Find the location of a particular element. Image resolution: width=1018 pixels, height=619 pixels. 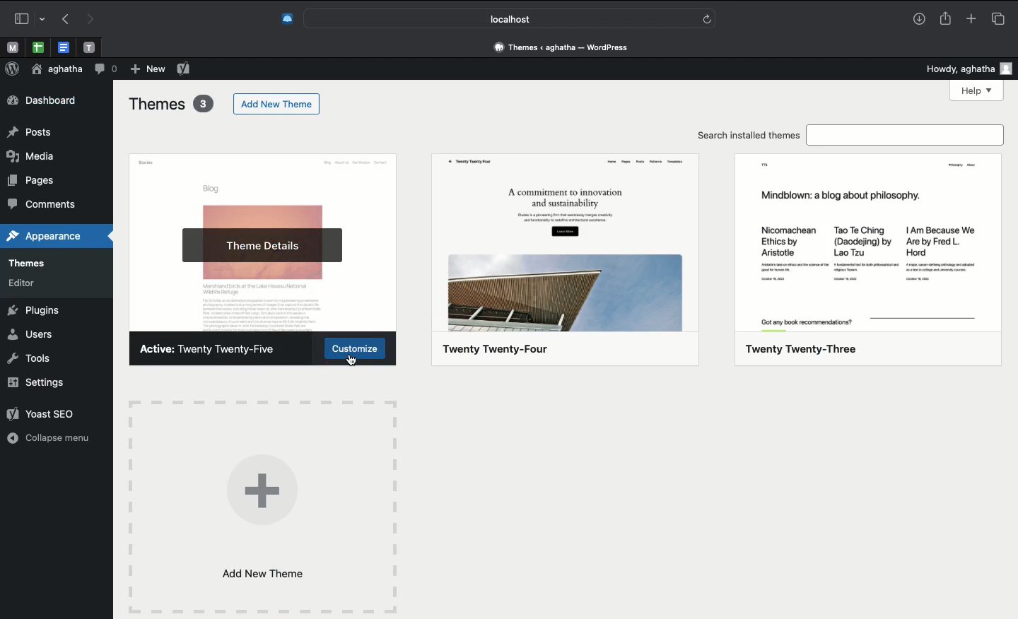

twenty twenty-four is located at coordinates (571, 259).